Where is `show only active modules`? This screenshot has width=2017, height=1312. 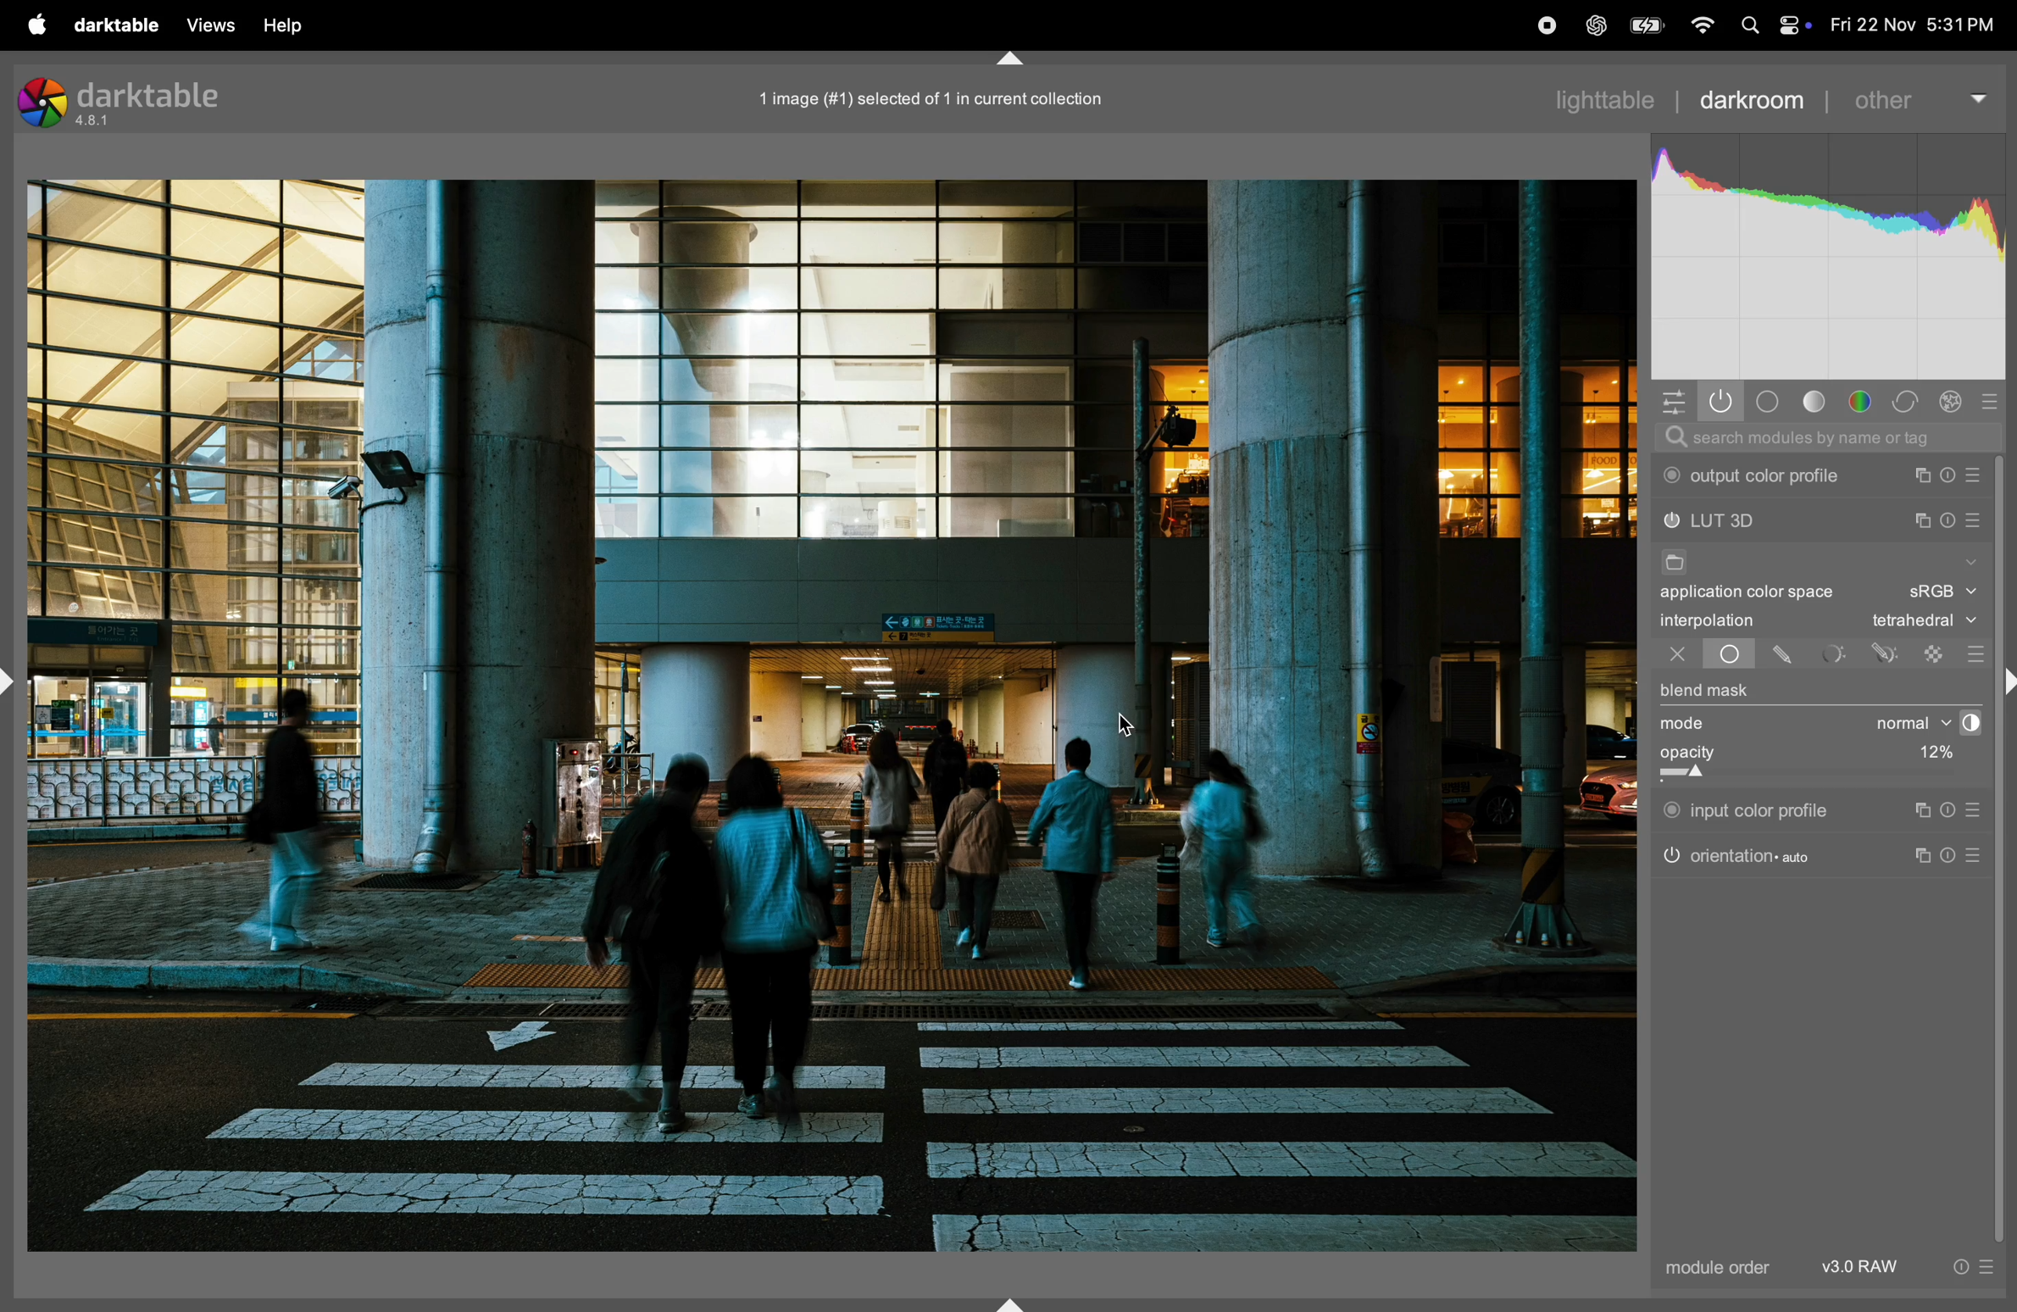
show only active modules is located at coordinates (1721, 402).